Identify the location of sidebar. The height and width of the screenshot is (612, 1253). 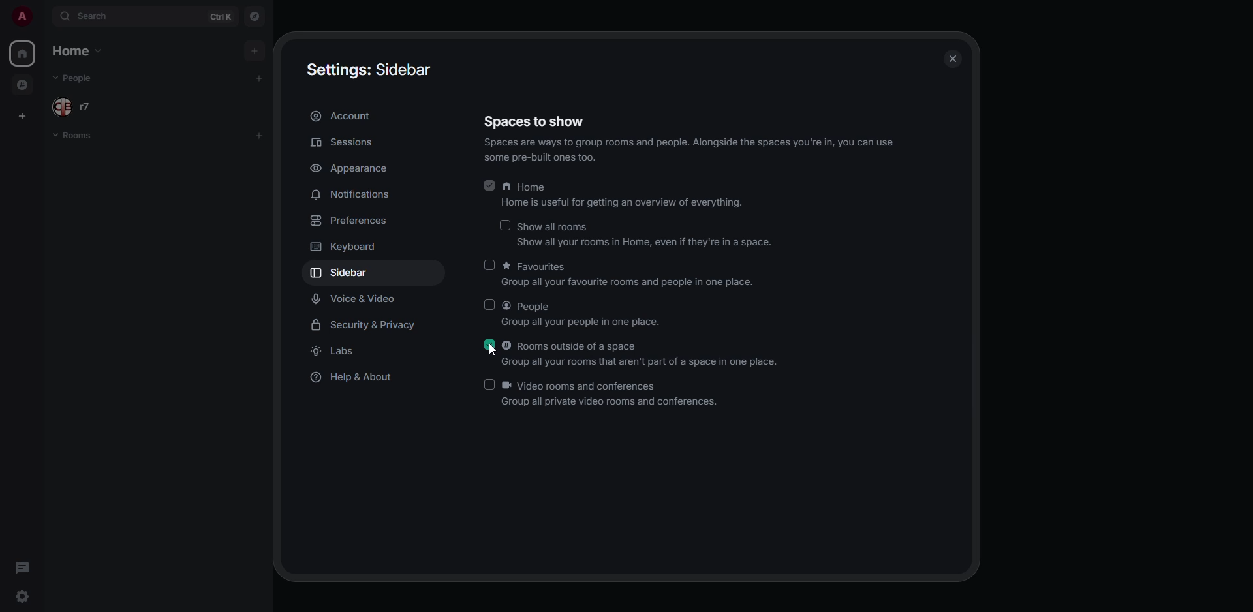
(346, 271).